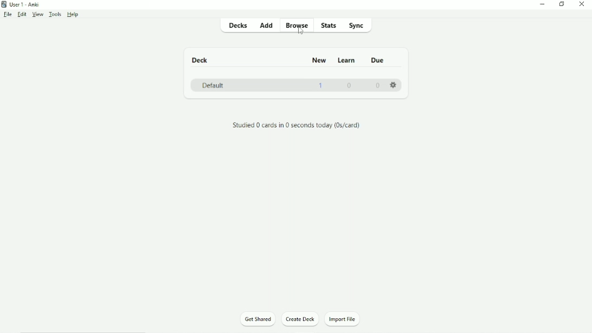 Image resolution: width=592 pixels, height=333 pixels. What do you see at coordinates (300, 31) in the screenshot?
I see `cursor` at bounding box center [300, 31].